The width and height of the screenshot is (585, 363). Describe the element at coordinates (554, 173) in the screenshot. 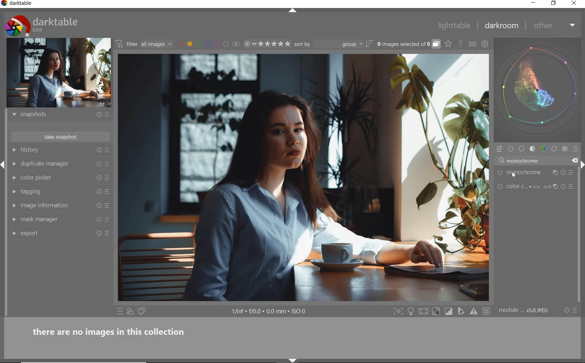

I see `multiple instance actions` at that location.